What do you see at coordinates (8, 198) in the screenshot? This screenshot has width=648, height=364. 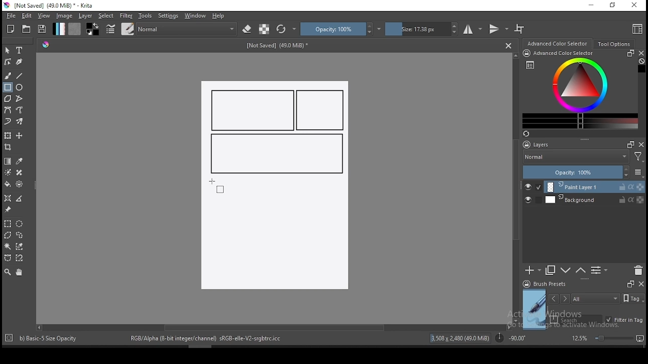 I see `assistant tool` at bounding box center [8, 198].